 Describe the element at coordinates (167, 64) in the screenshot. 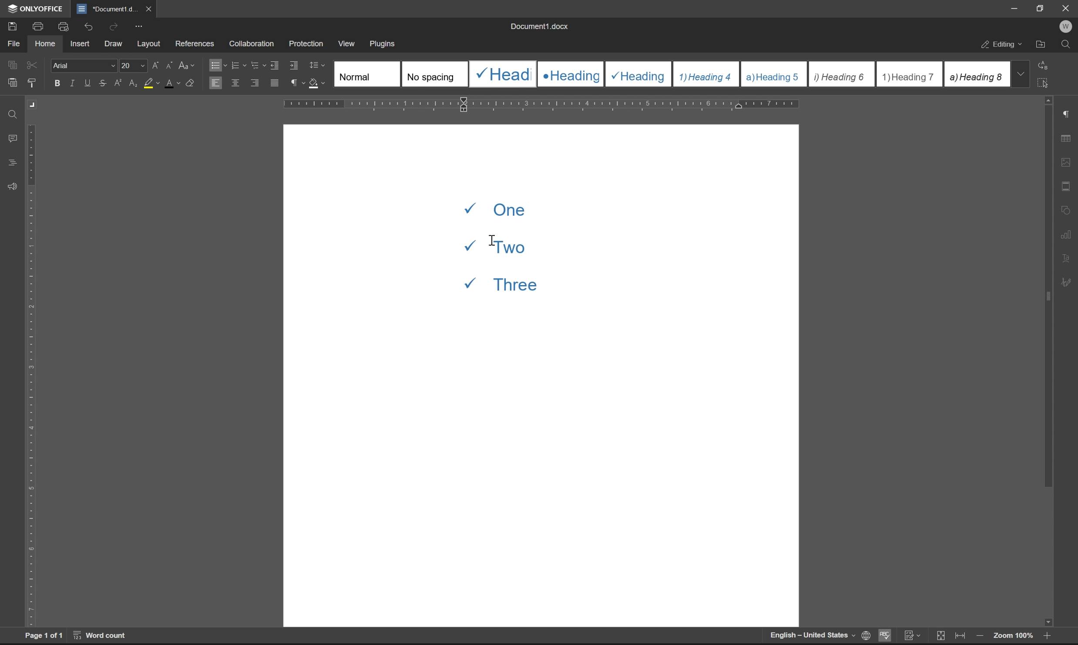

I see `decrement font case` at that location.